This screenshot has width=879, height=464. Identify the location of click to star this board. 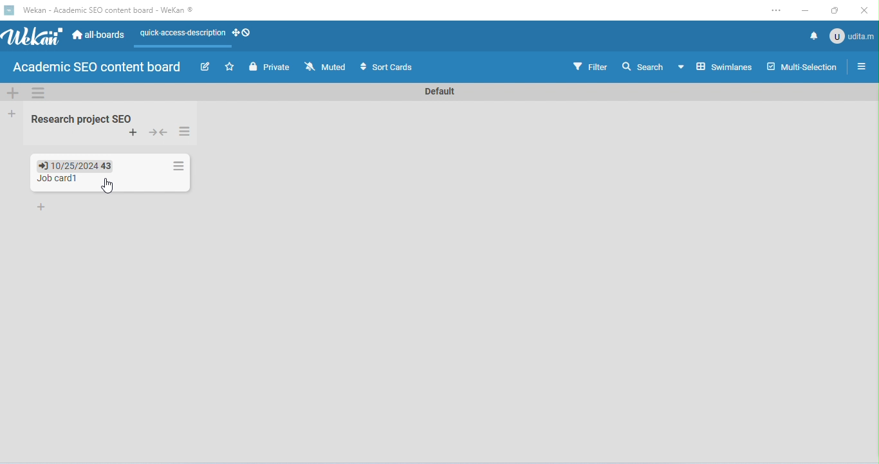
(229, 67).